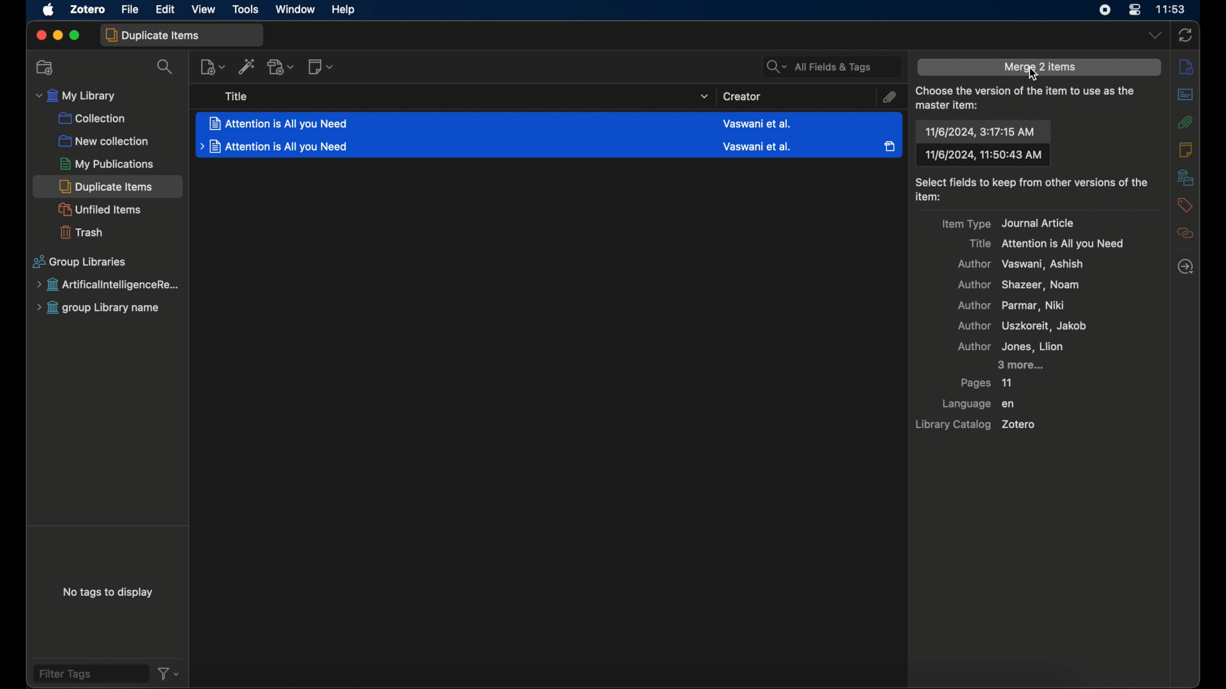  Describe the element at coordinates (110, 593) in the screenshot. I see `no tags to display` at that location.